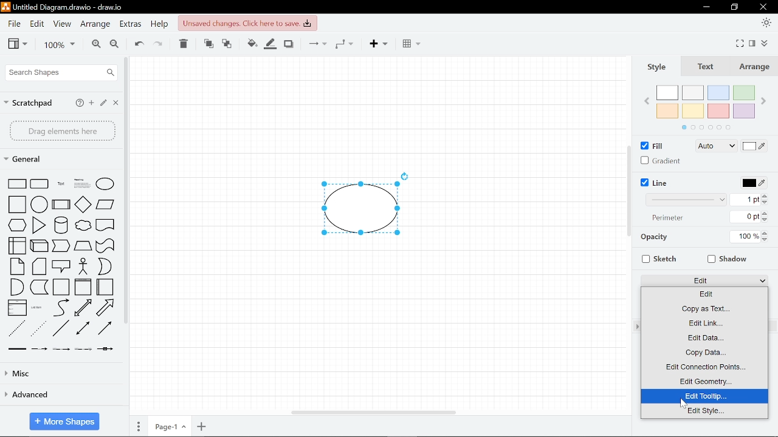  I want to click on To back, so click(228, 44).